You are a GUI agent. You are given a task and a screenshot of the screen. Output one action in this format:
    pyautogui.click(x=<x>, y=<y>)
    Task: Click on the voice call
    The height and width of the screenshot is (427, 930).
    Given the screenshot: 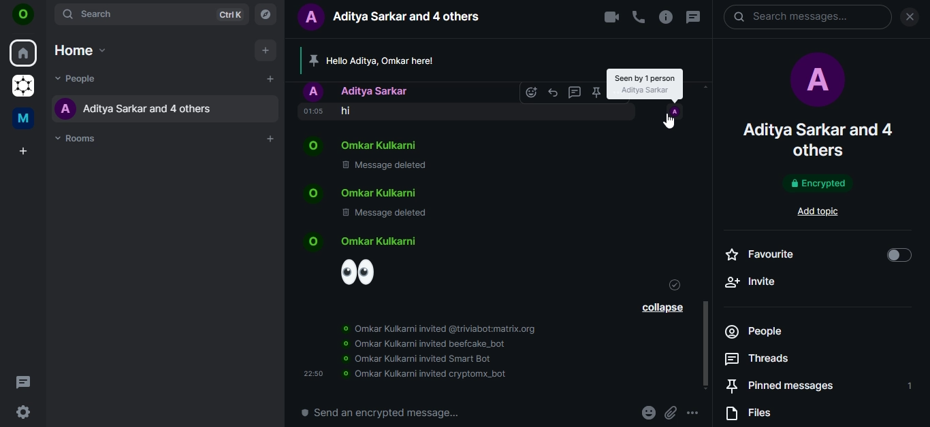 What is the action you would take?
    pyautogui.click(x=639, y=18)
    